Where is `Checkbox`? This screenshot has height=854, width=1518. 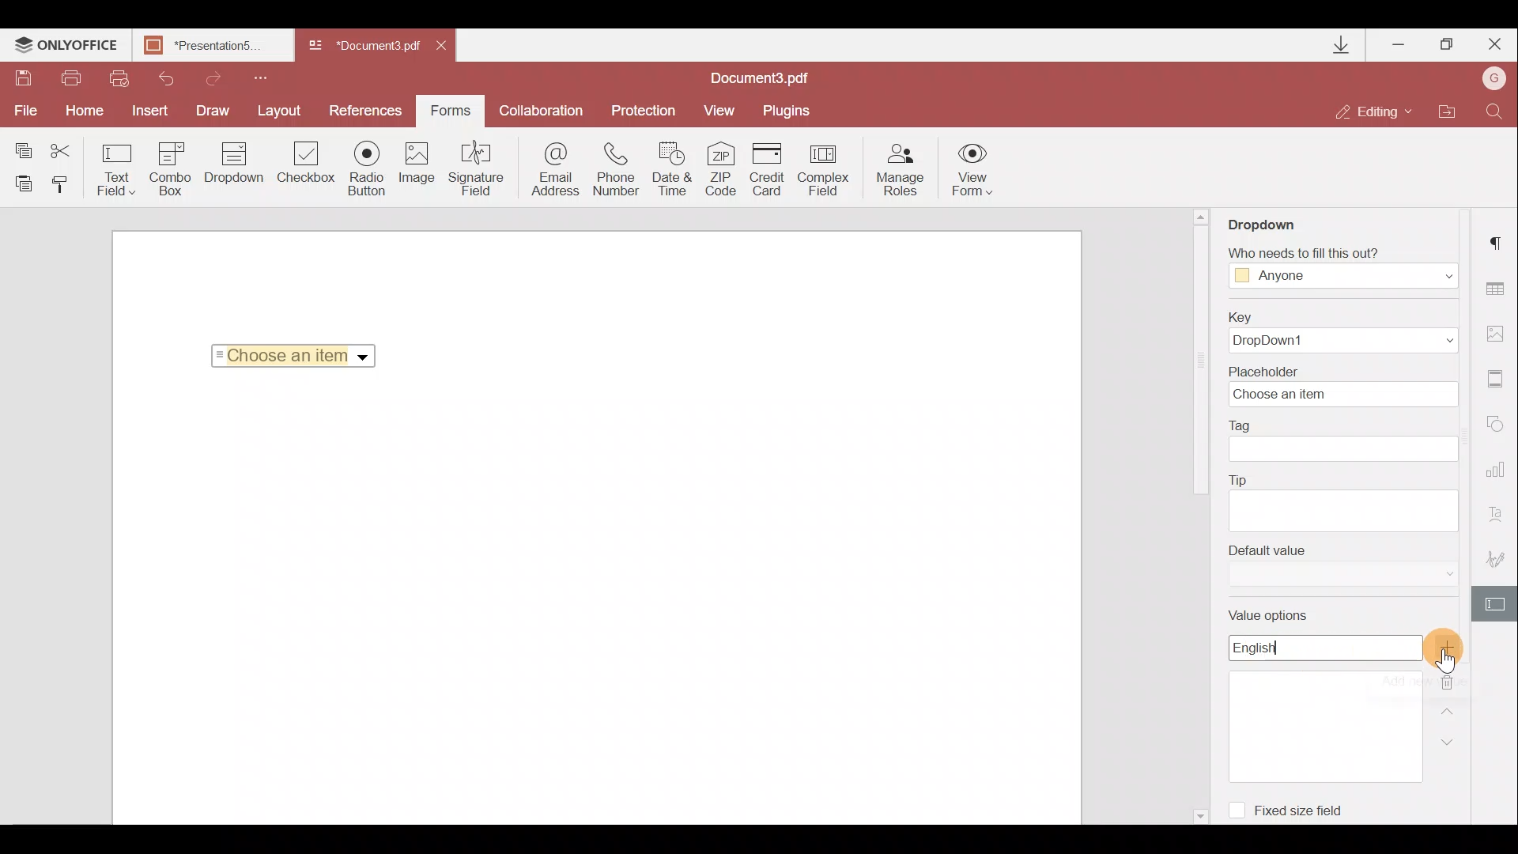 Checkbox is located at coordinates (304, 165).